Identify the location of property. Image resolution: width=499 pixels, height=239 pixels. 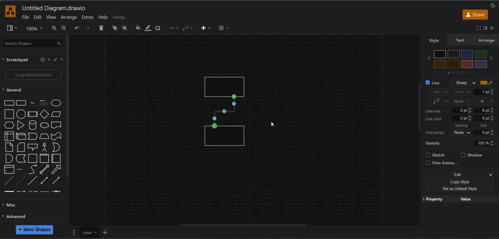
(435, 200).